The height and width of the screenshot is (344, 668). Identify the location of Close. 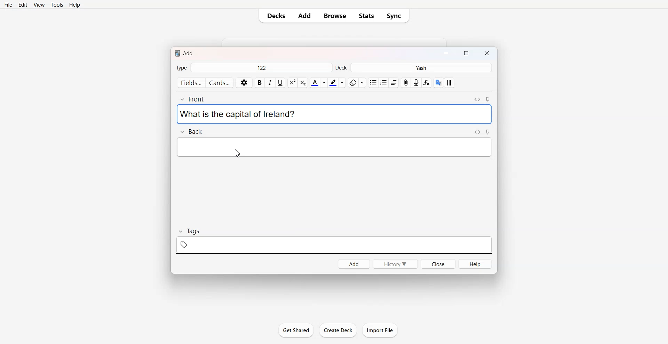
(488, 54).